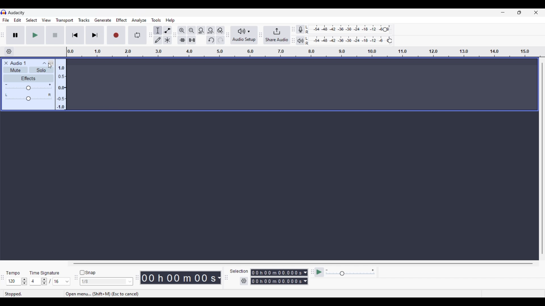  I want to click on Record meter, so click(303, 29).